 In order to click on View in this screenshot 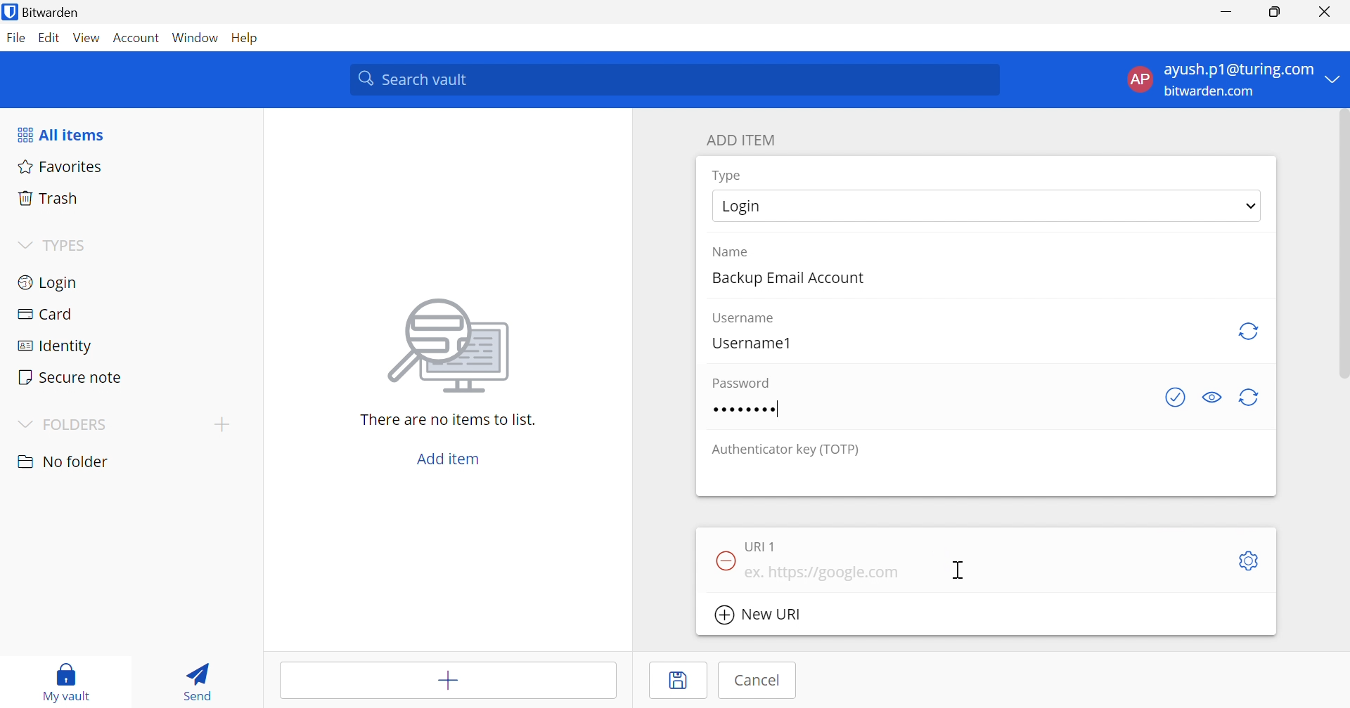, I will do `click(87, 38)`.